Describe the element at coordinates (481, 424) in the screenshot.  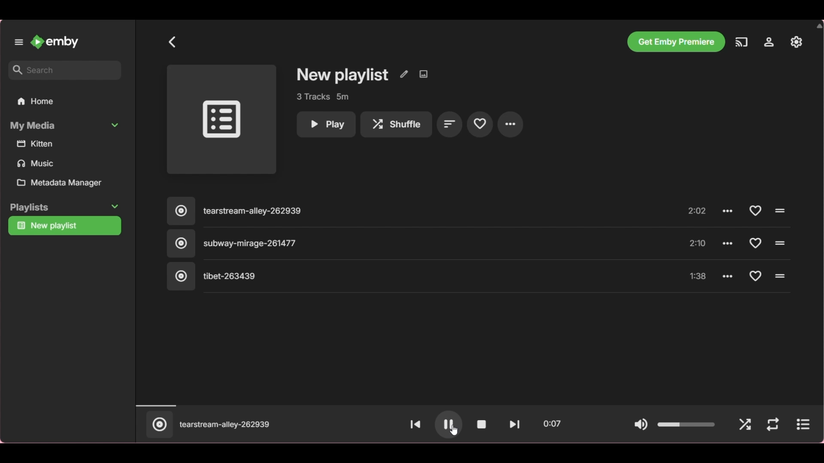
I see `Stop play` at that location.